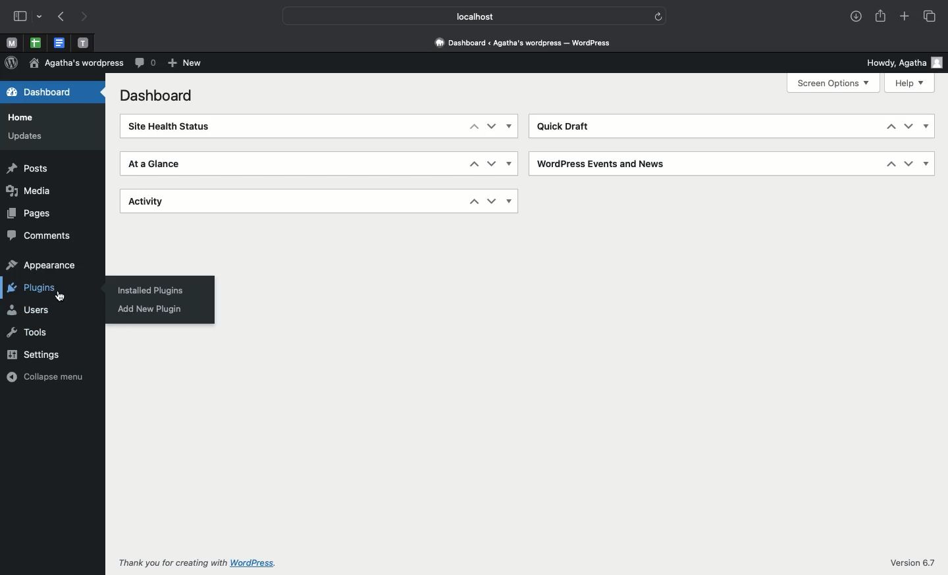  Describe the element at coordinates (907, 164) in the screenshot. I see `Down` at that location.